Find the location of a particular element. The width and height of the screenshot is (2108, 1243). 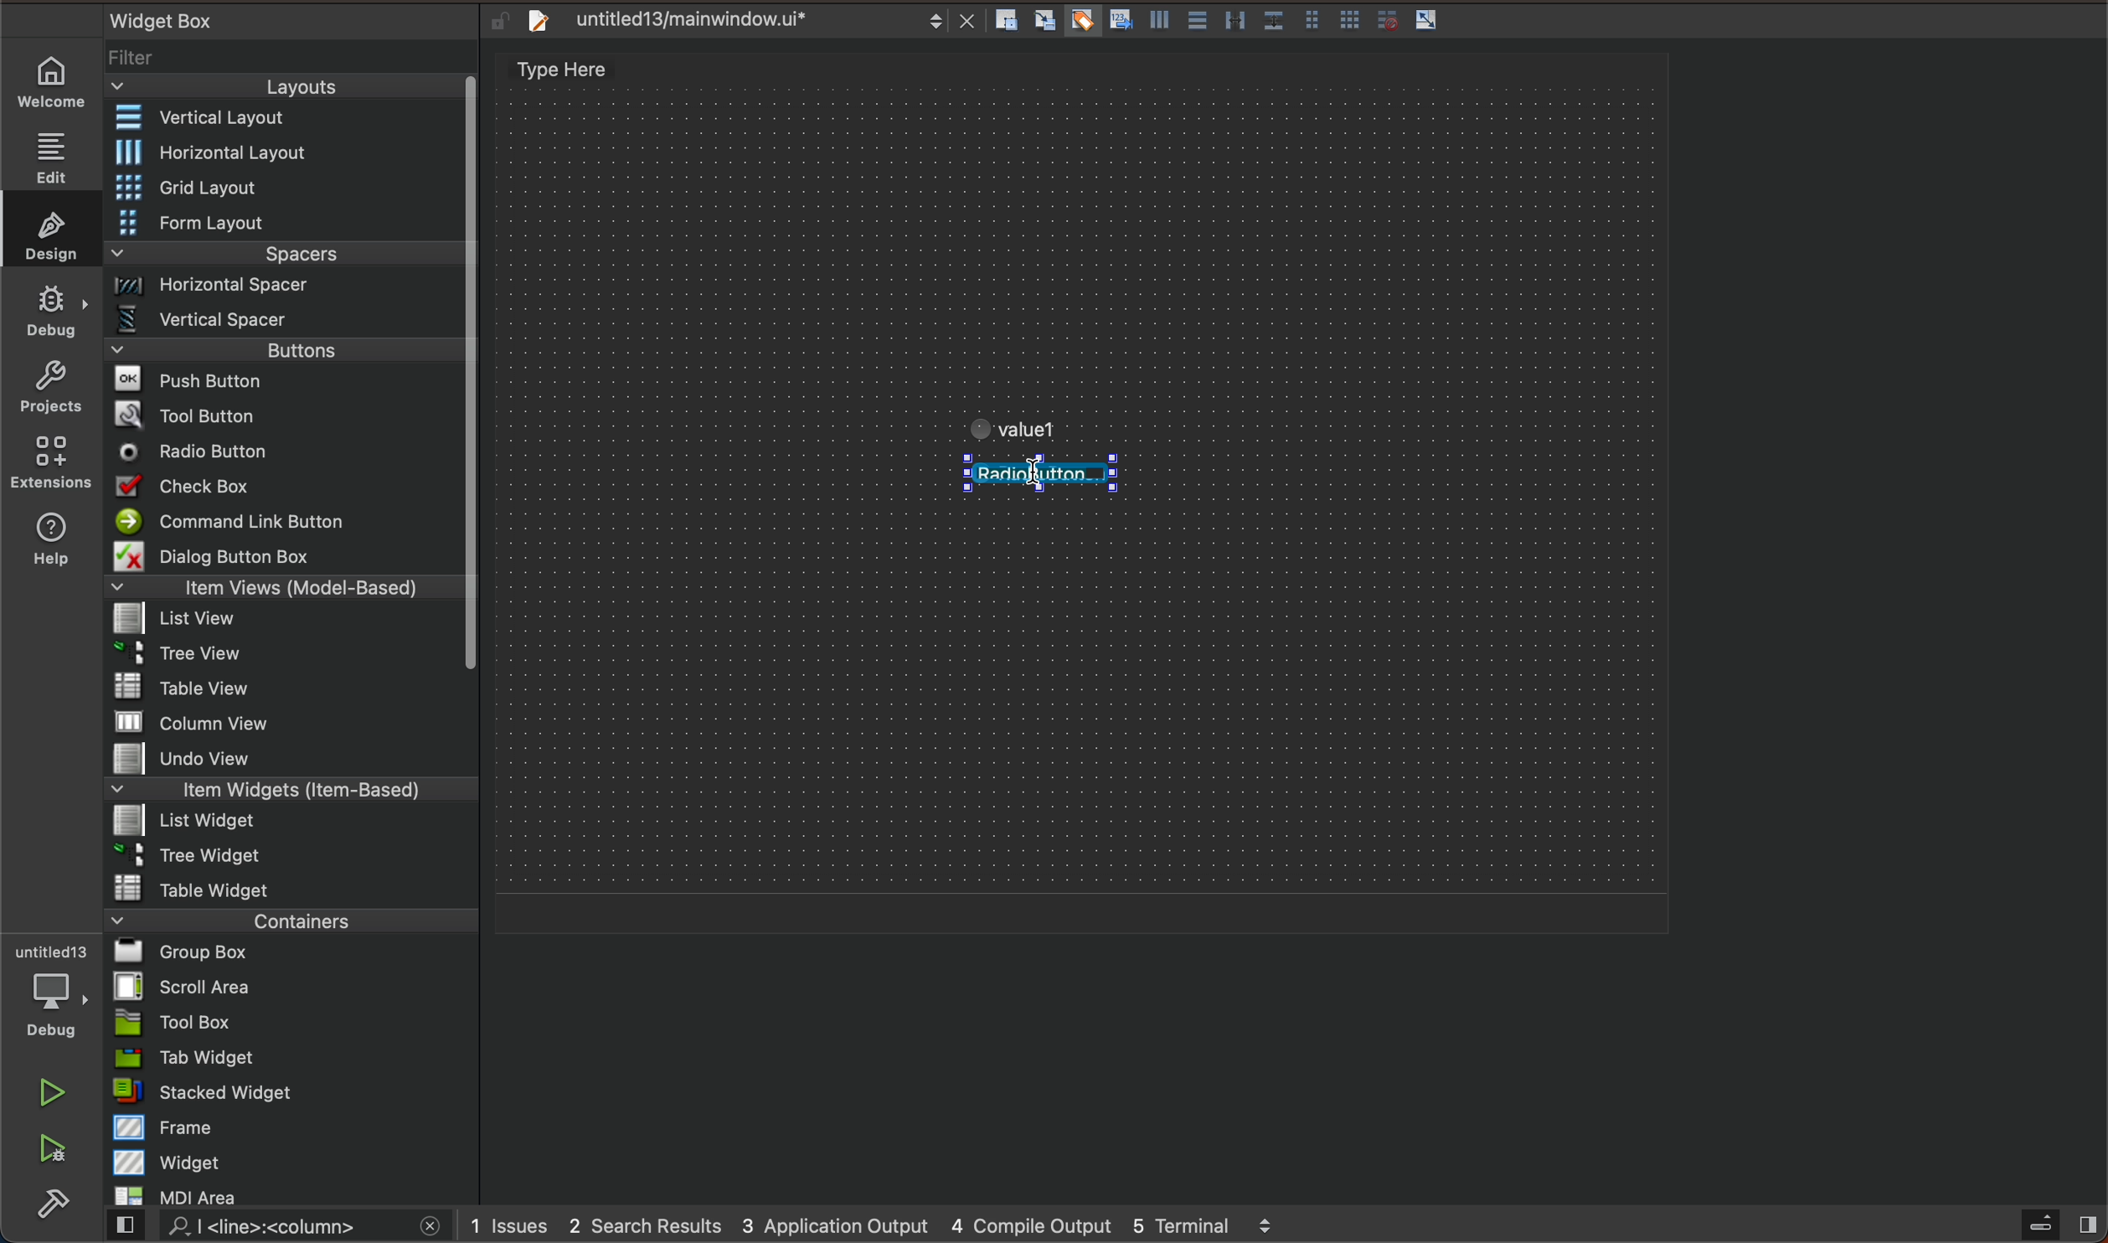

widget is located at coordinates (295, 1162).